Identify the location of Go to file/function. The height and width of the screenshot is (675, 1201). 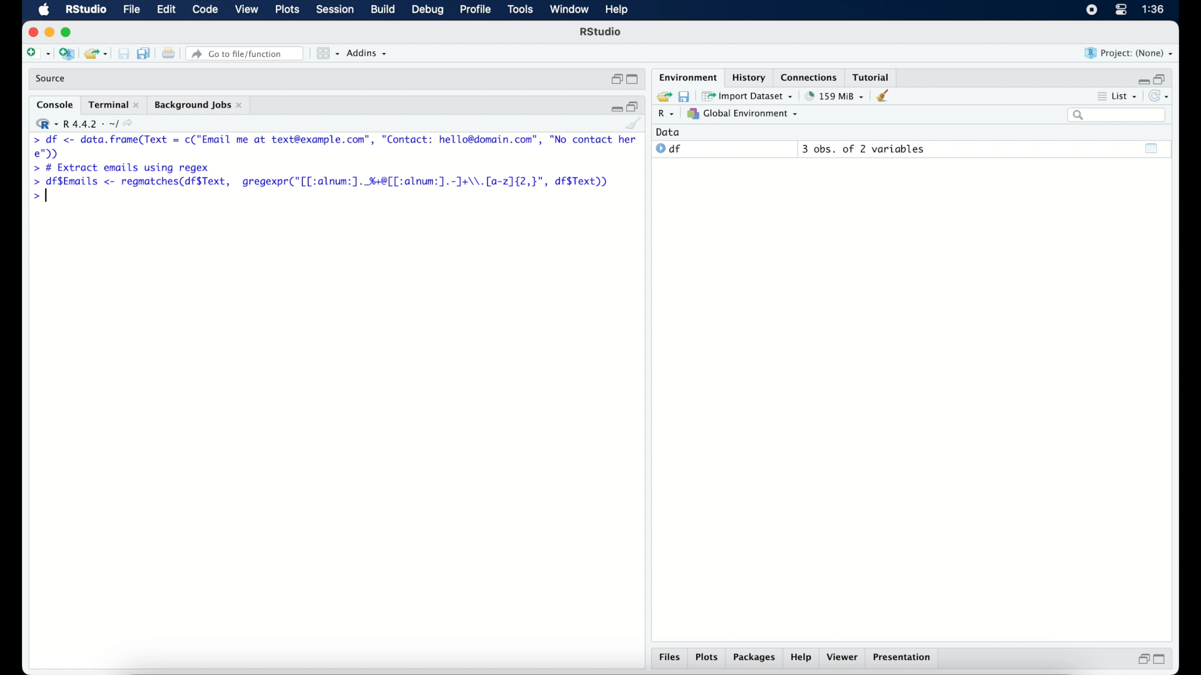
(245, 53).